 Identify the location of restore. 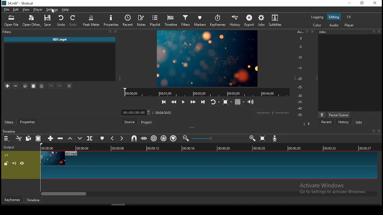
(307, 32).